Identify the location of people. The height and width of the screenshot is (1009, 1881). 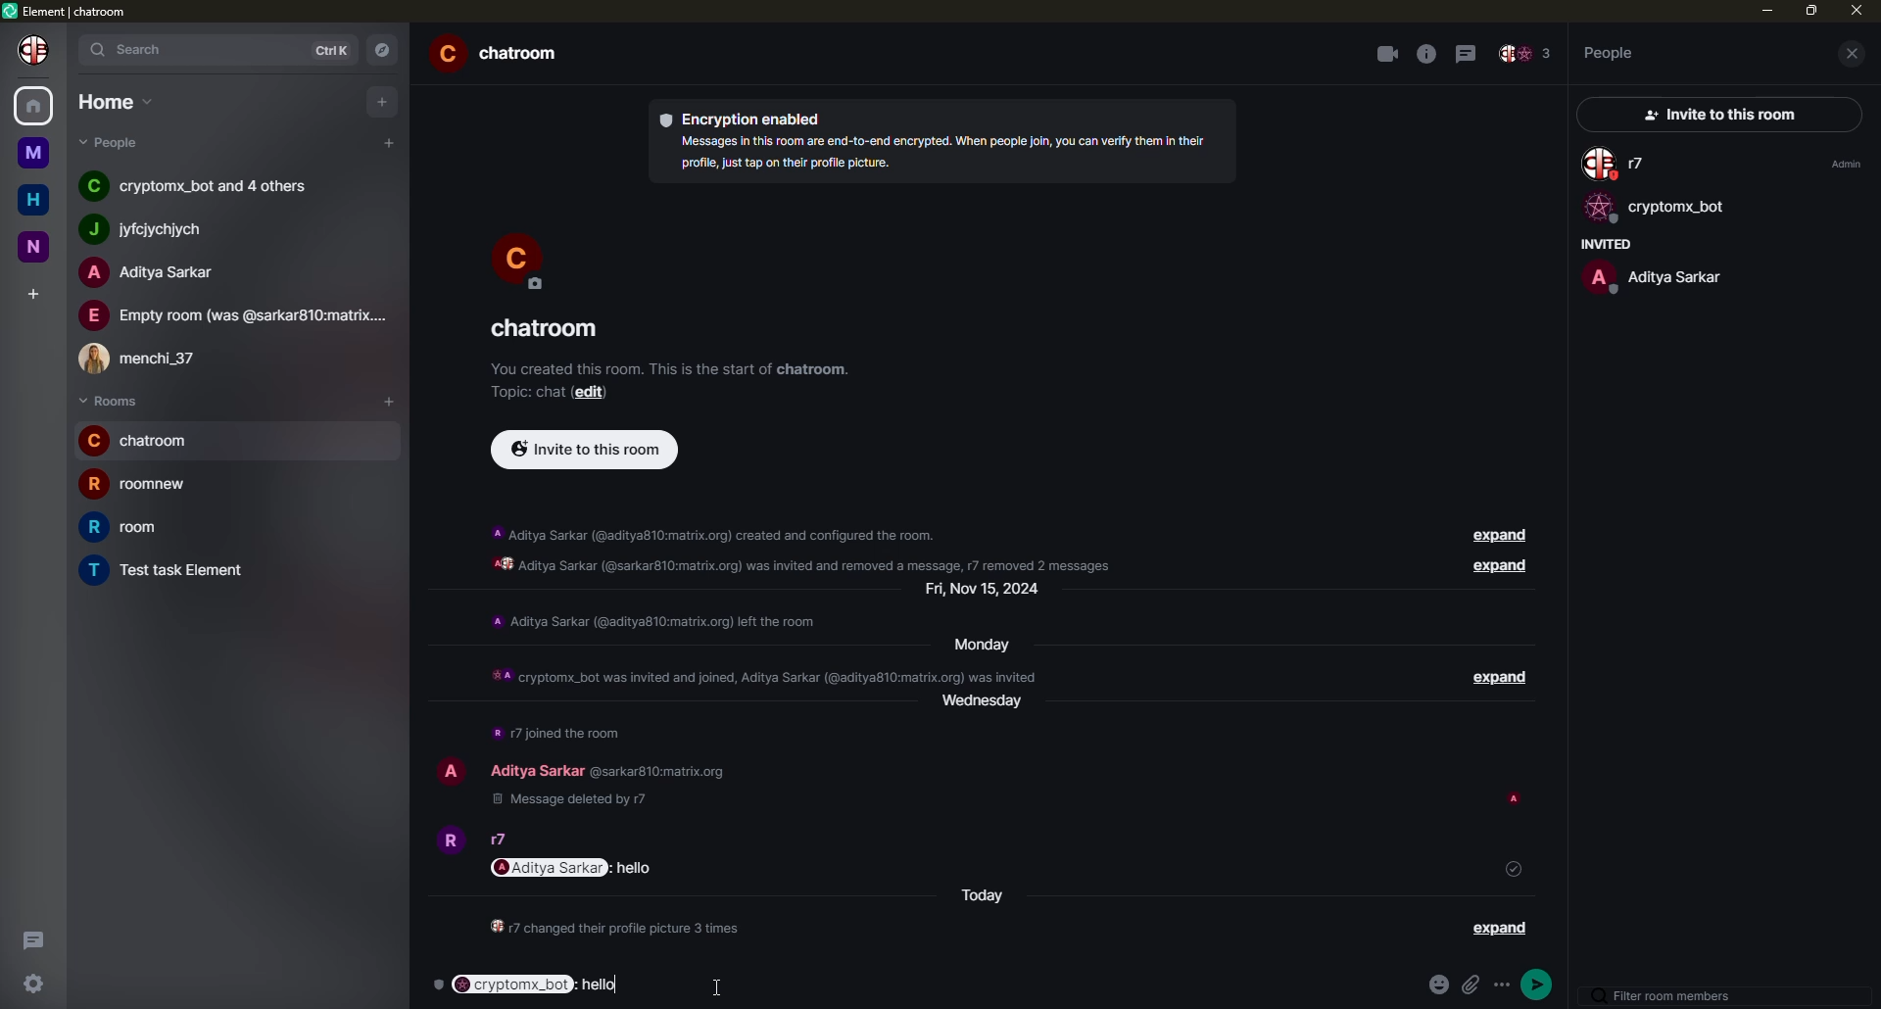
(1653, 276).